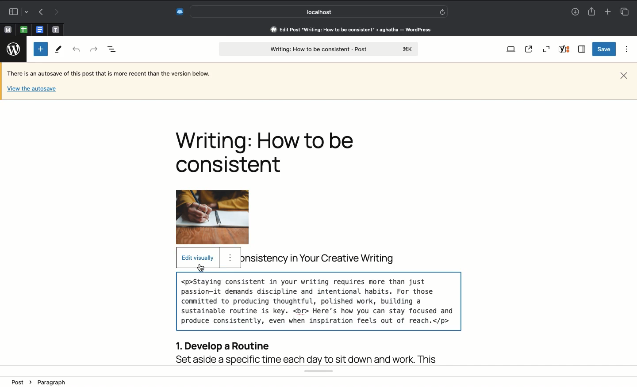 Image resolution: width=637 pixels, height=387 pixels. What do you see at coordinates (624, 11) in the screenshot?
I see `Tabs` at bounding box center [624, 11].